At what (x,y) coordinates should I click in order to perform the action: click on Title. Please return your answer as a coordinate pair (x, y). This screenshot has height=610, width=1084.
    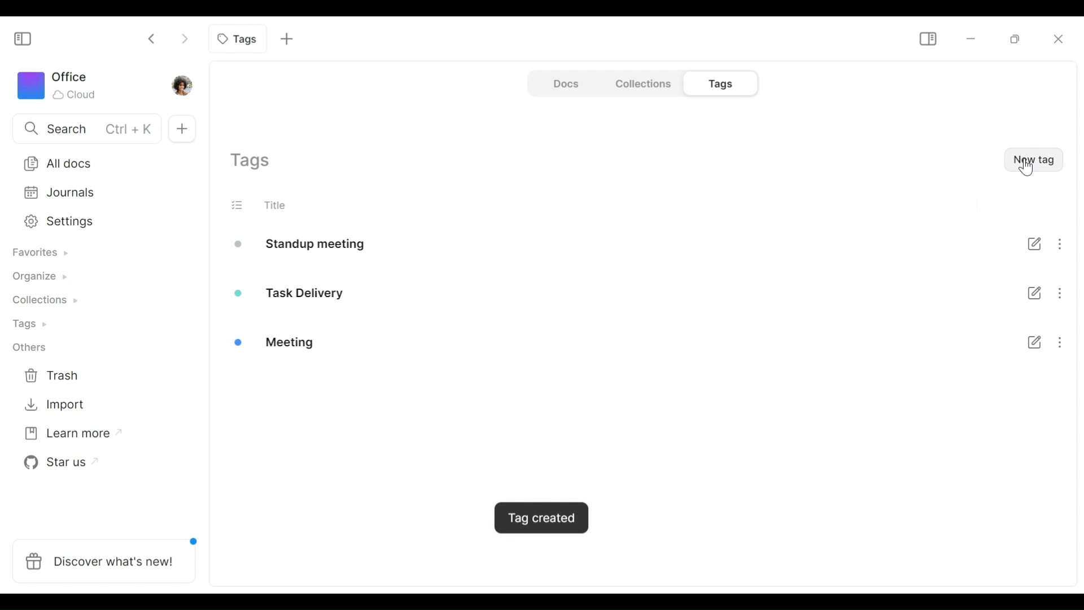
    Looking at the image, I should click on (283, 204).